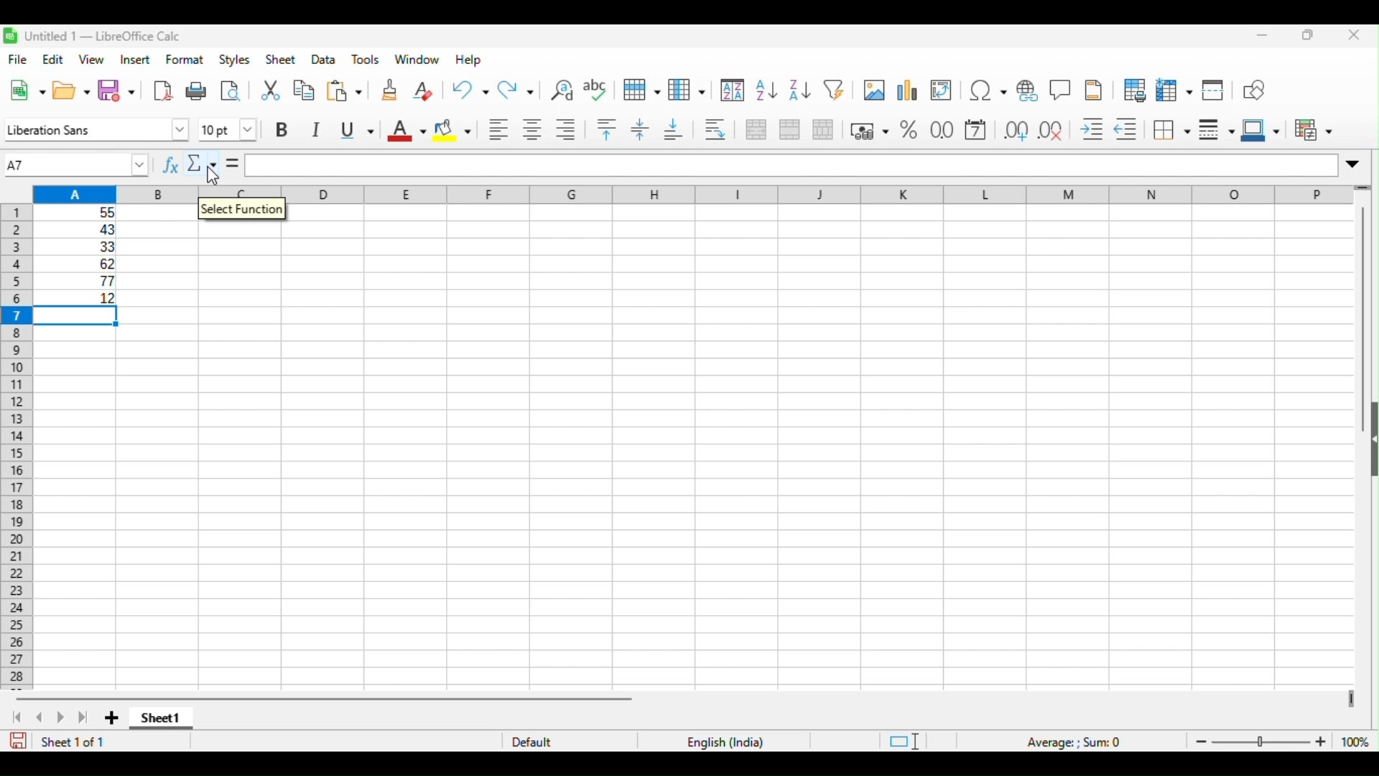 This screenshot has height=776, width=1379. I want to click on standard selection, so click(902, 741).